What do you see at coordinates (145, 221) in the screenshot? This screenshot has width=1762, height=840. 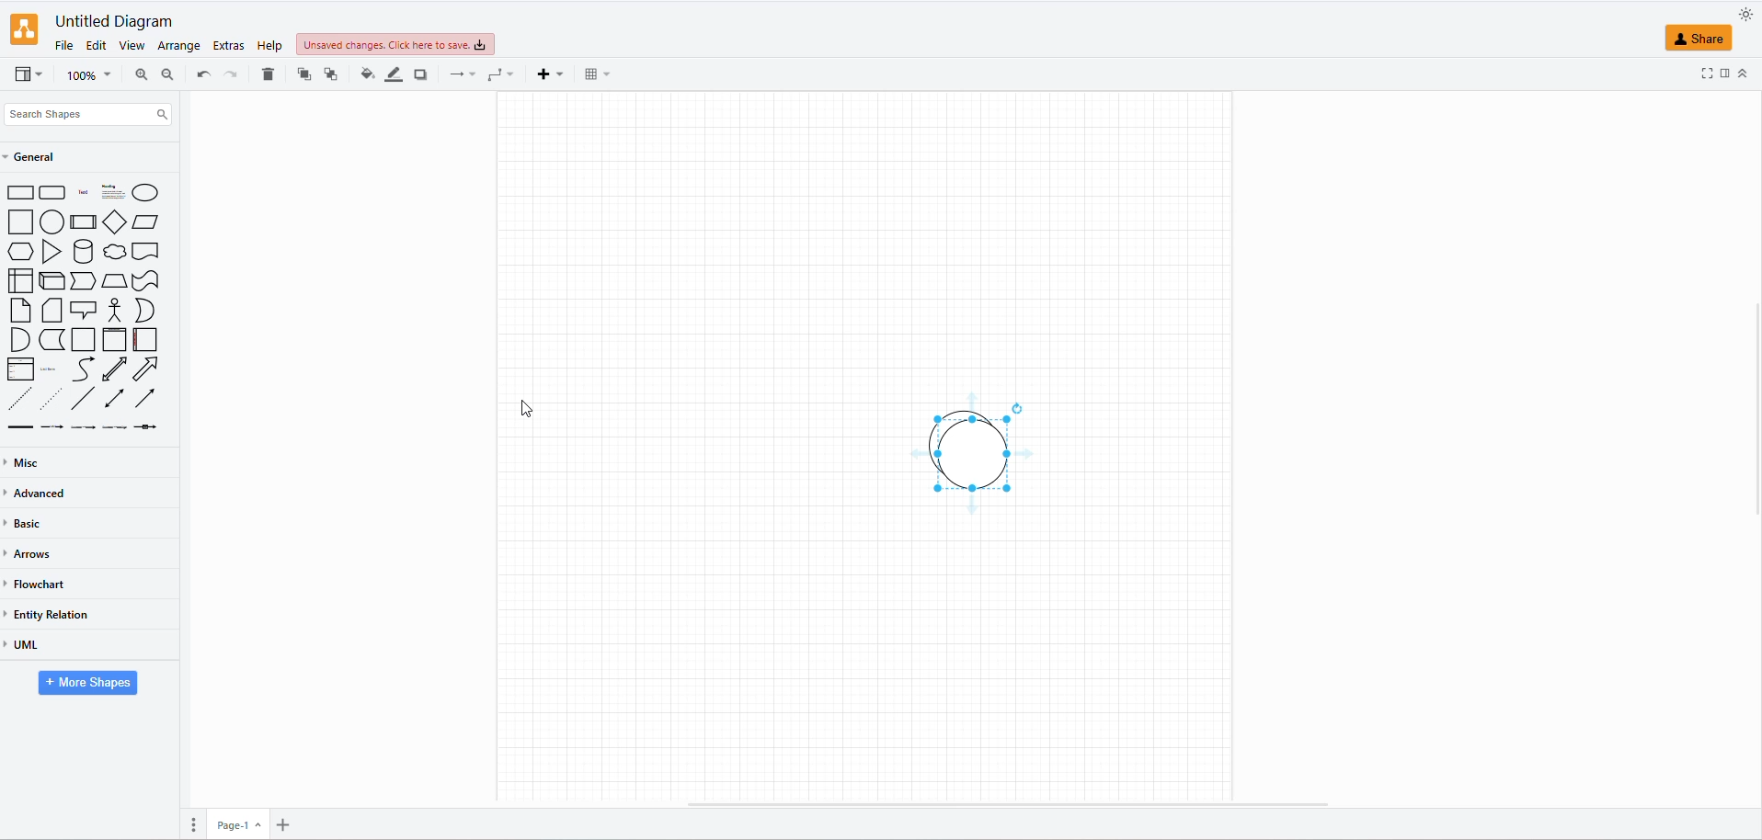 I see `PARALLELOGRAM` at bounding box center [145, 221].